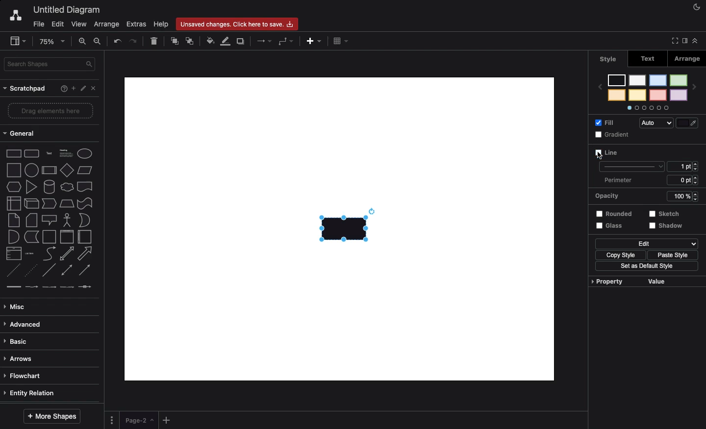  I want to click on cylinder, so click(48, 187).